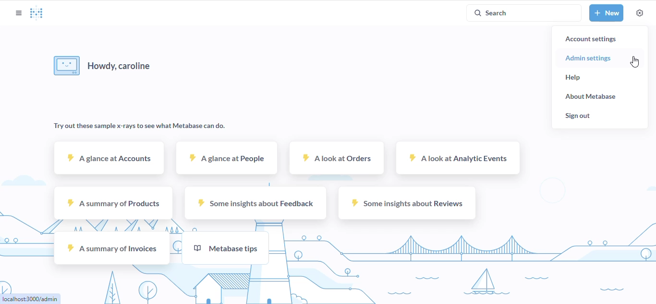  I want to click on a summary of invoices, so click(111, 247).